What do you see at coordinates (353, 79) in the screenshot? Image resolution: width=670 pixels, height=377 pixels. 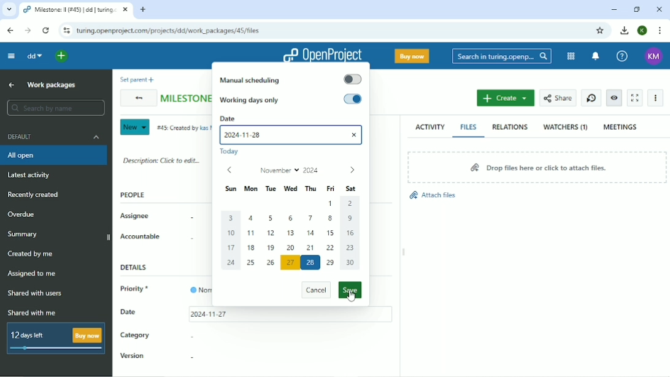 I see `toggle` at bounding box center [353, 79].